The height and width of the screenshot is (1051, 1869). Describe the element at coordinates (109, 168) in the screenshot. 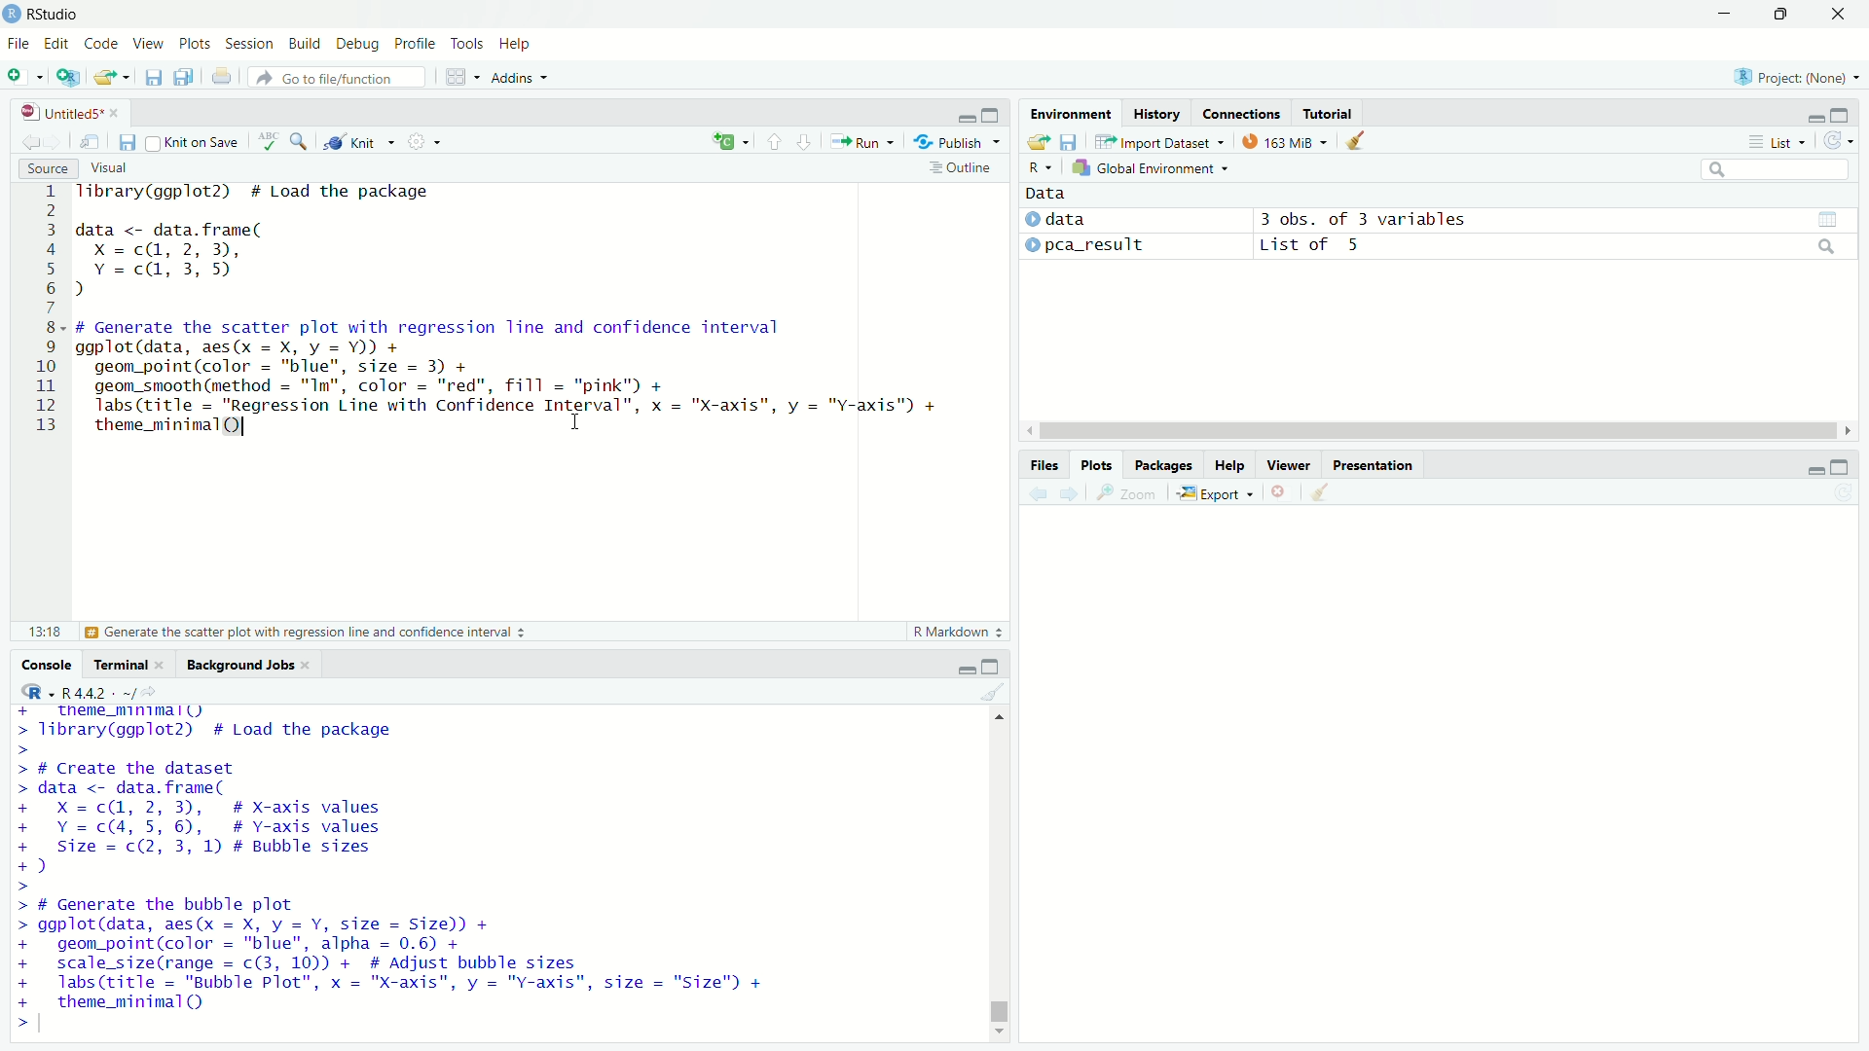

I see `Visual` at that location.